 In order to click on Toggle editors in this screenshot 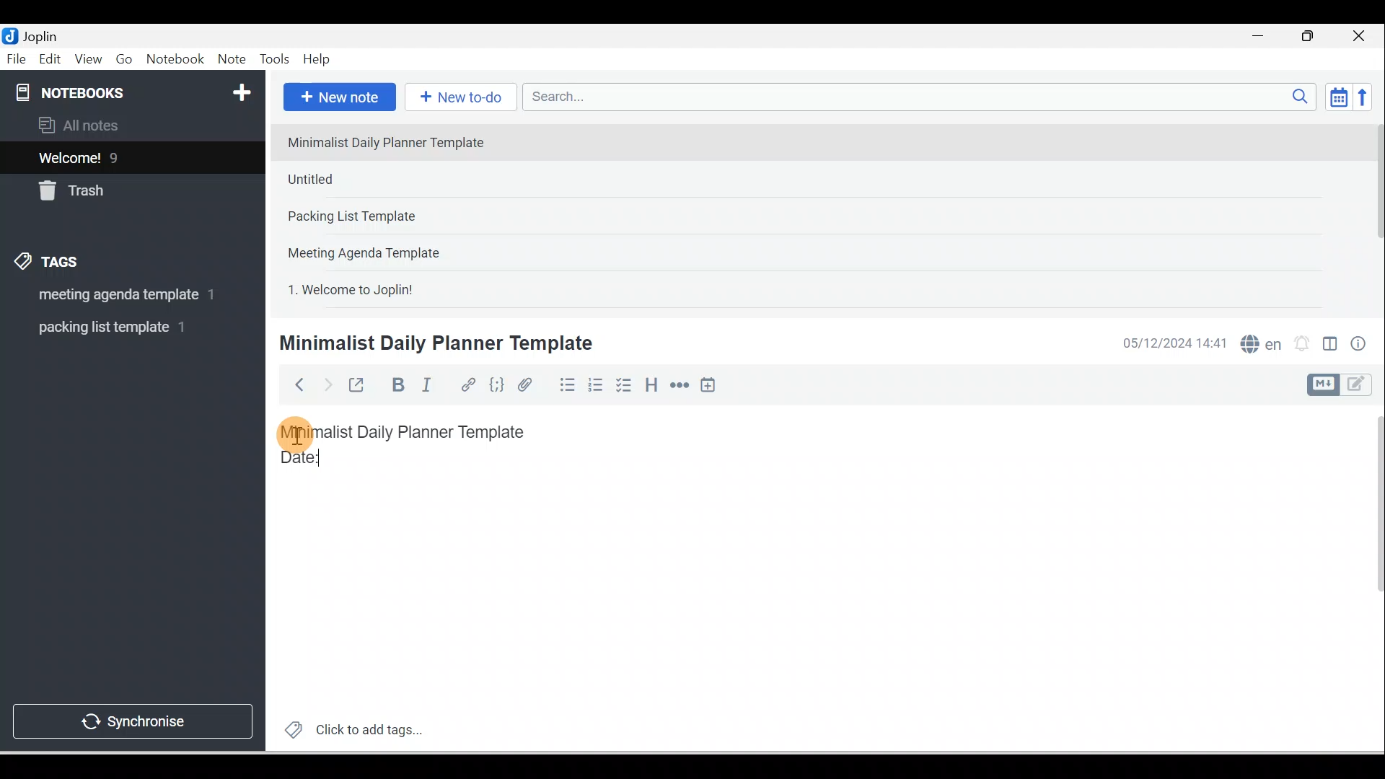, I will do `click(1330, 346)`.